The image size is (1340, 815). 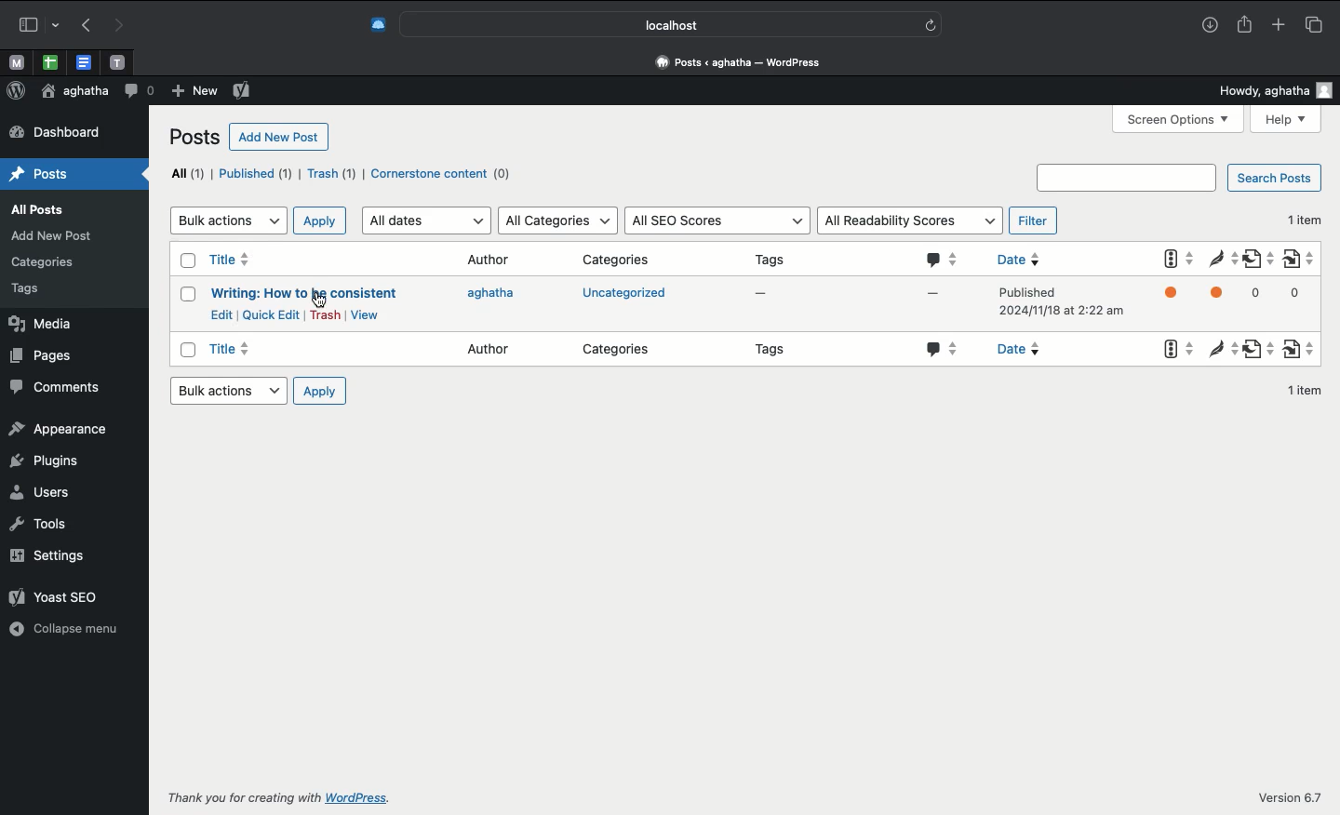 I want to click on Wordpress, so click(x=18, y=91).